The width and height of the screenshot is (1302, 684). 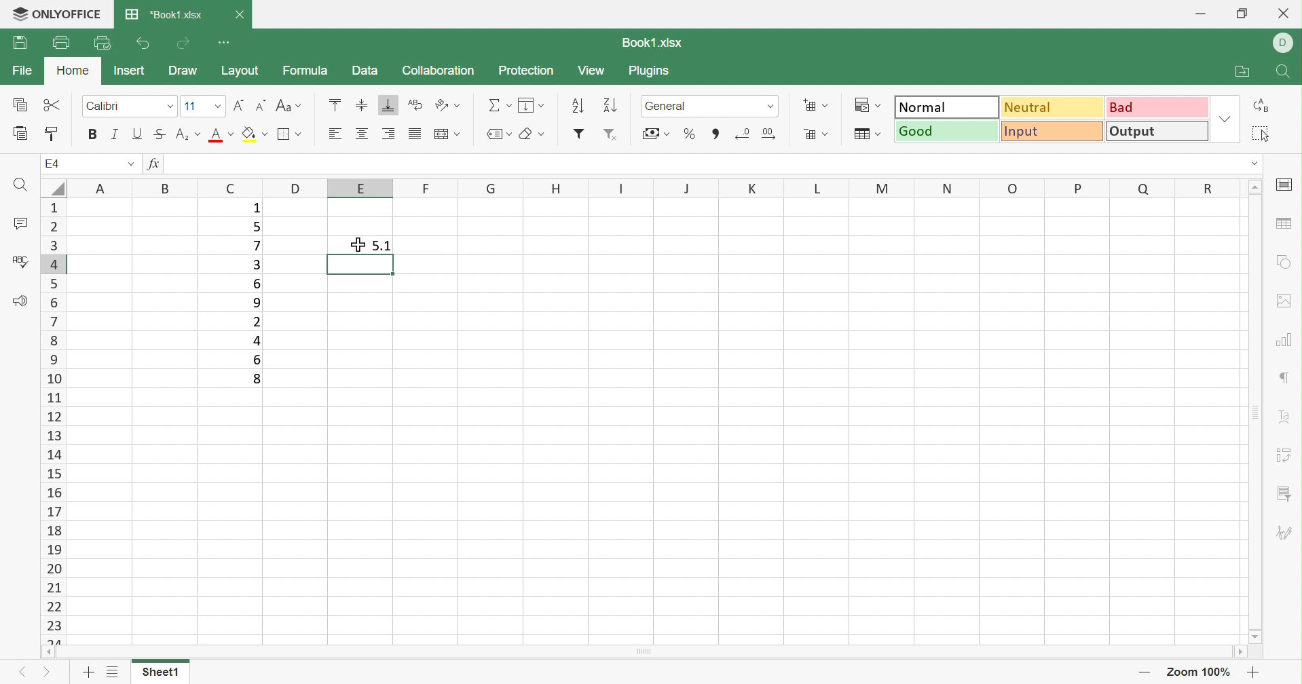 What do you see at coordinates (50, 650) in the screenshot?
I see `Scroll Left` at bounding box center [50, 650].